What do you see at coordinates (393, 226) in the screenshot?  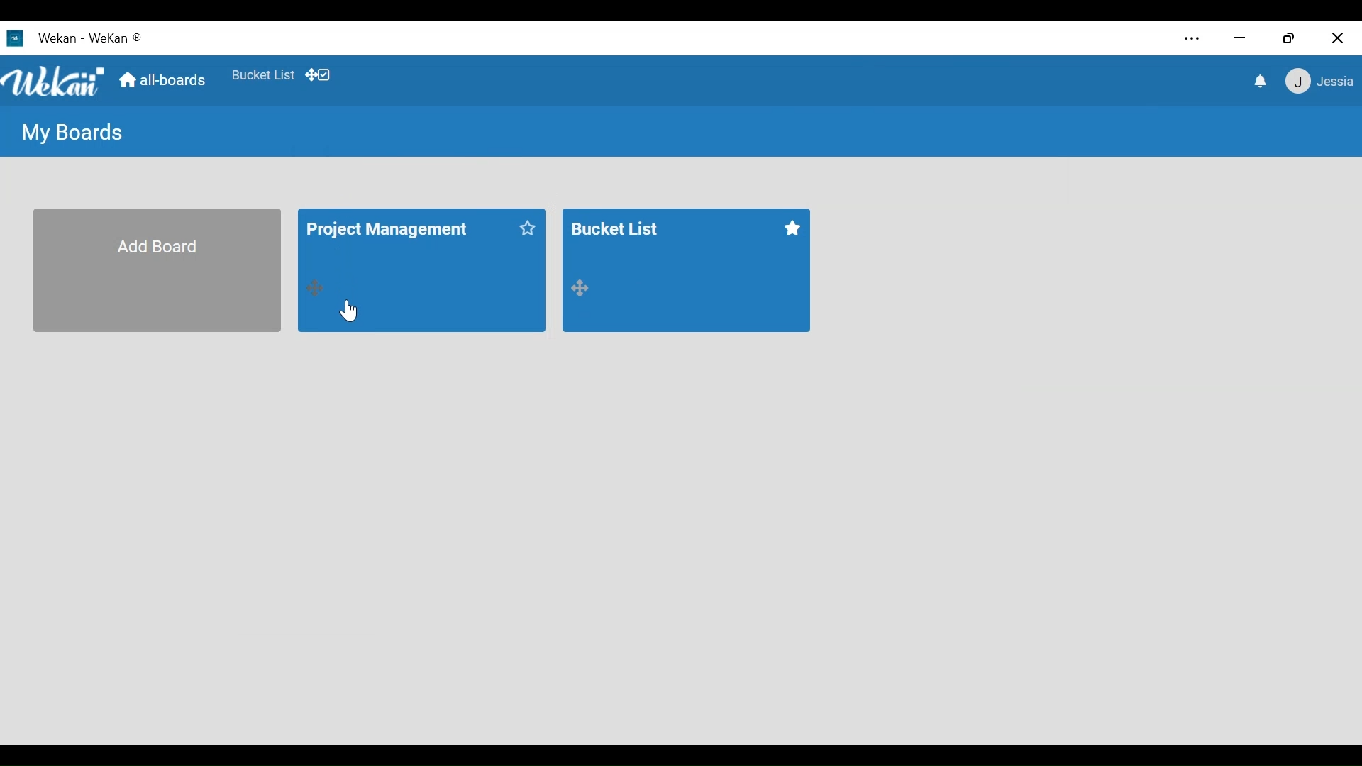 I see `board title` at bounding box center [393, 226].